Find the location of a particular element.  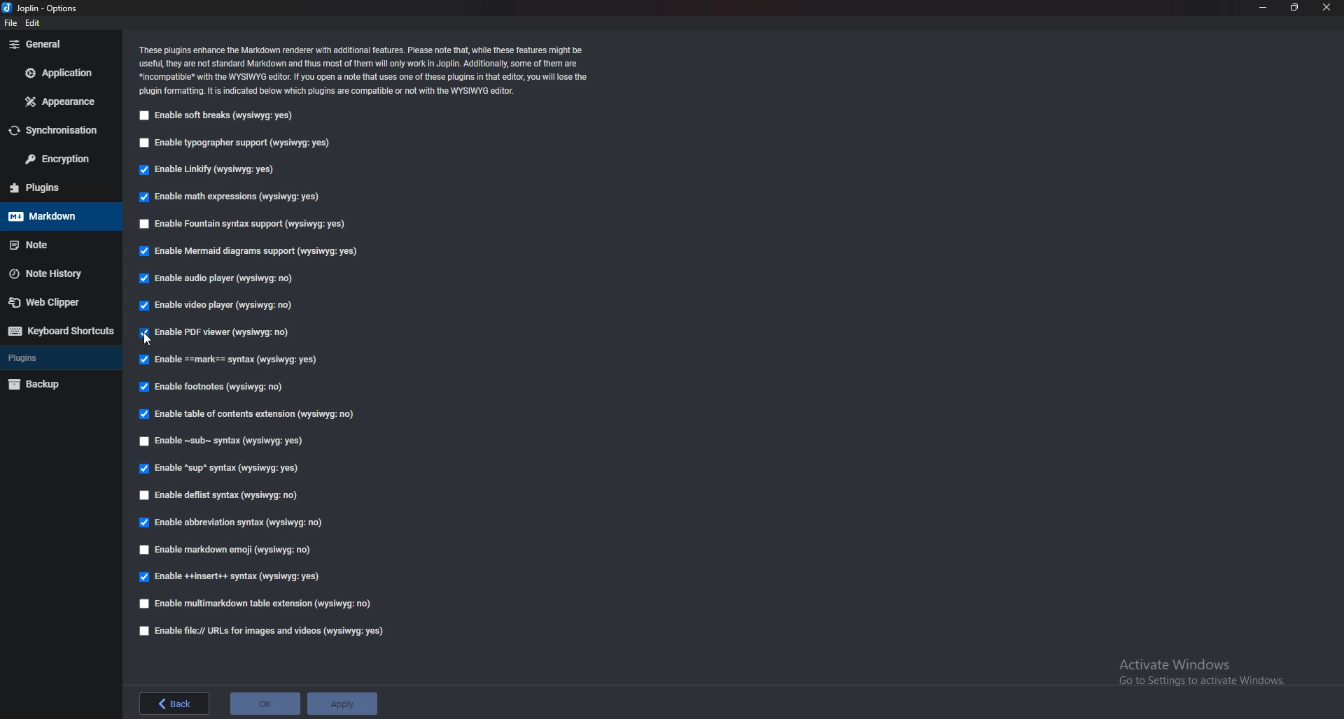

Enable typographer support is located at coordinates (241, 143).